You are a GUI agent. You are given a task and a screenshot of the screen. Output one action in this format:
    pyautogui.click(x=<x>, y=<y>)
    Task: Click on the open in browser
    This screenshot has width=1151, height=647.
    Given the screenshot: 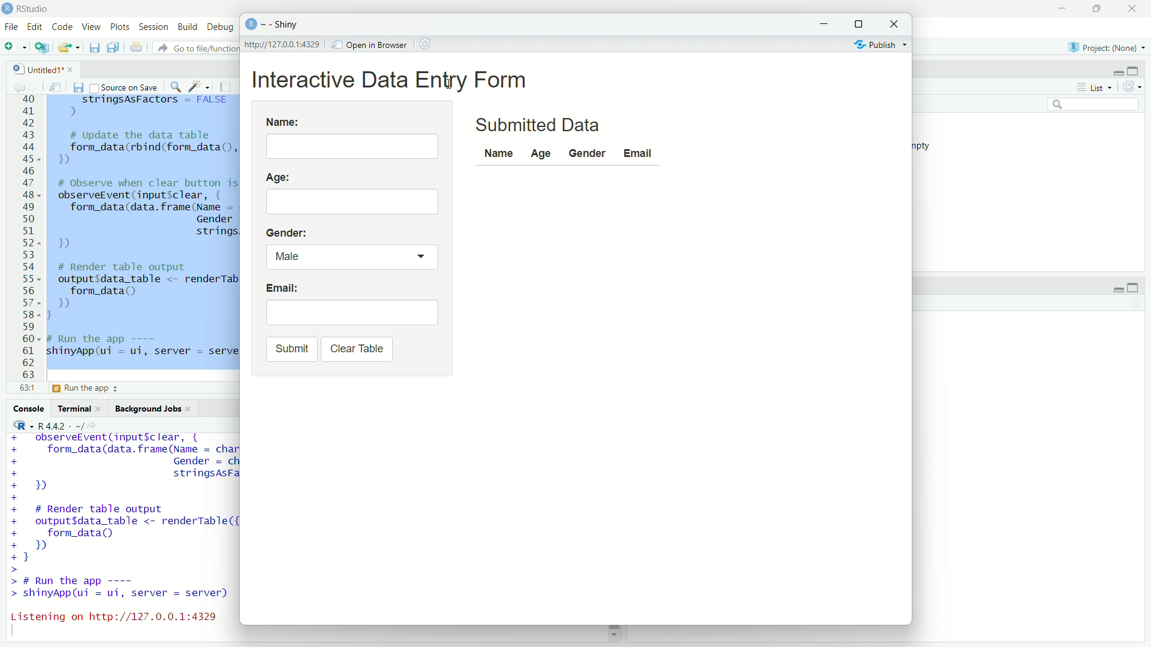 What is the action you would take?
    pyautogui.click(x=370, y=44)
    